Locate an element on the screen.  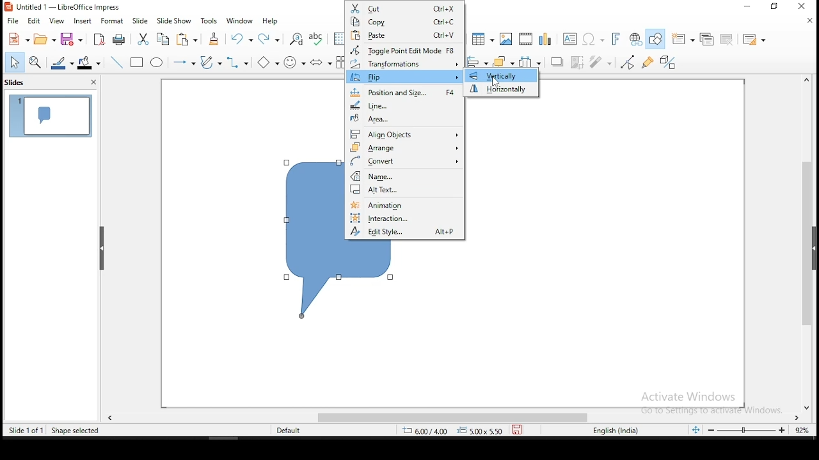
0.00x0.00 is located at coordinates (481, 431).